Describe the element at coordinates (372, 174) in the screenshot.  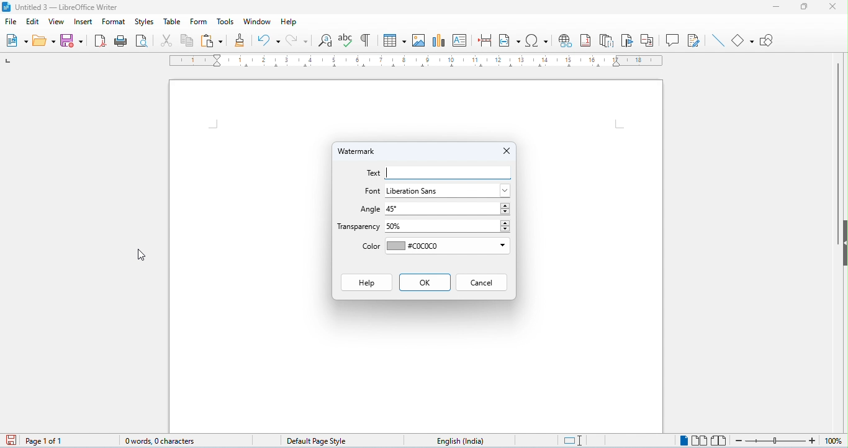
I see `text` at that location.